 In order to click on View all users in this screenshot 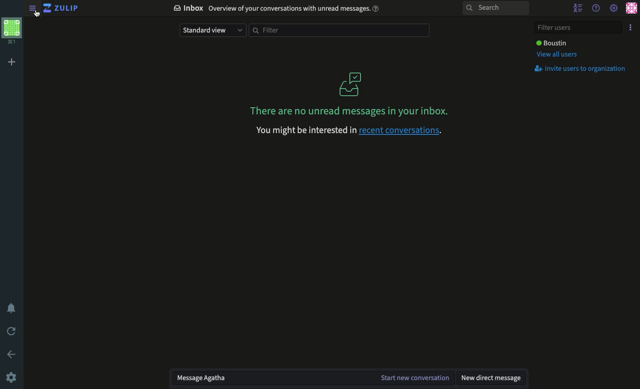, I will do `click(558, 55)`.